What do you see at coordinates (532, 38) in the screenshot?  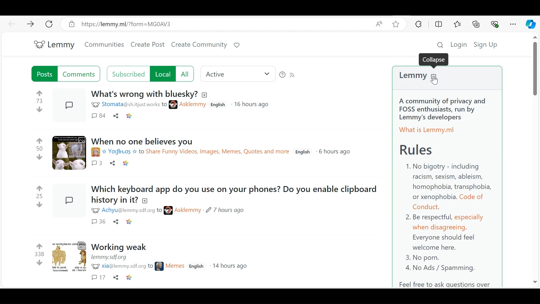 I see `` at bounding box center [532, 38].